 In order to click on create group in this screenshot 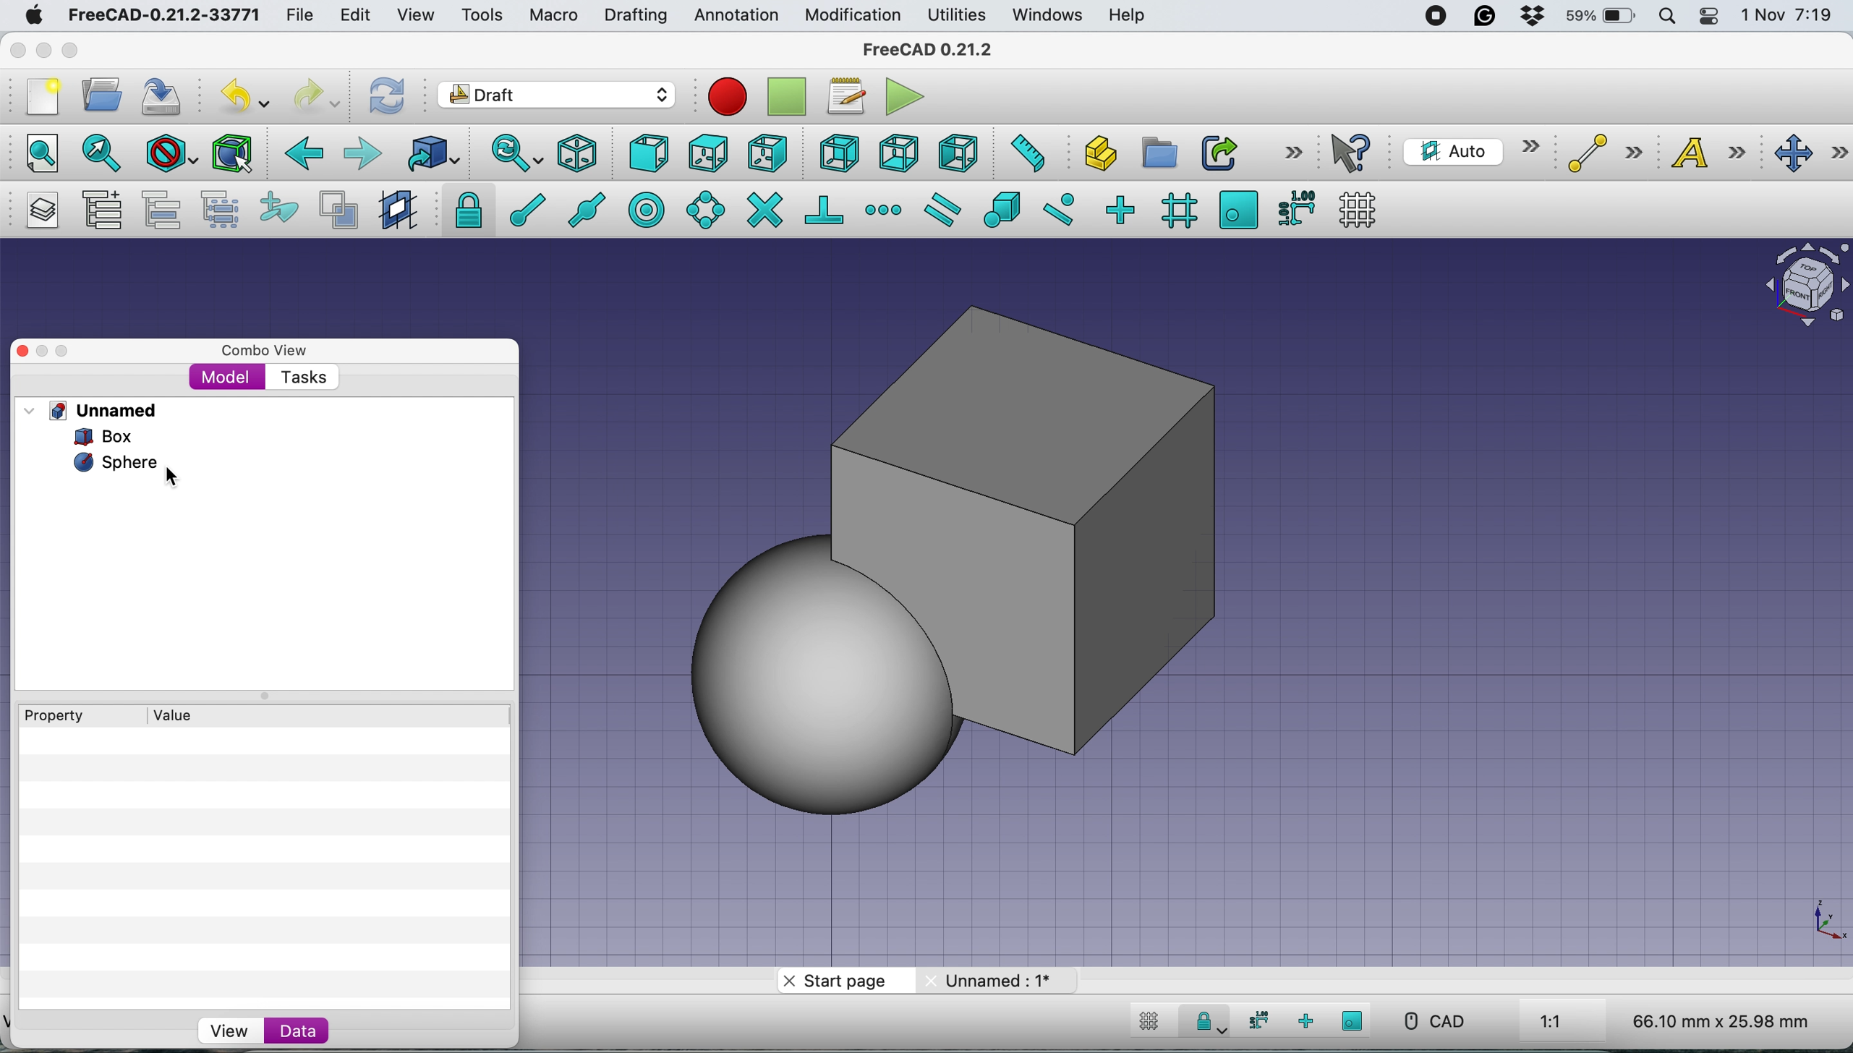, I will do `click(1157, 153)`.